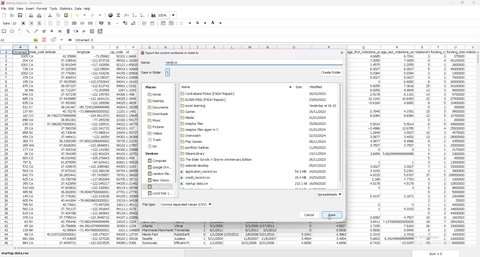 This screenshot has width=480, height=257. What do you see at coordinates (30, 9) in the screenshot?
I see `insert` at bounding box center [30, 9].